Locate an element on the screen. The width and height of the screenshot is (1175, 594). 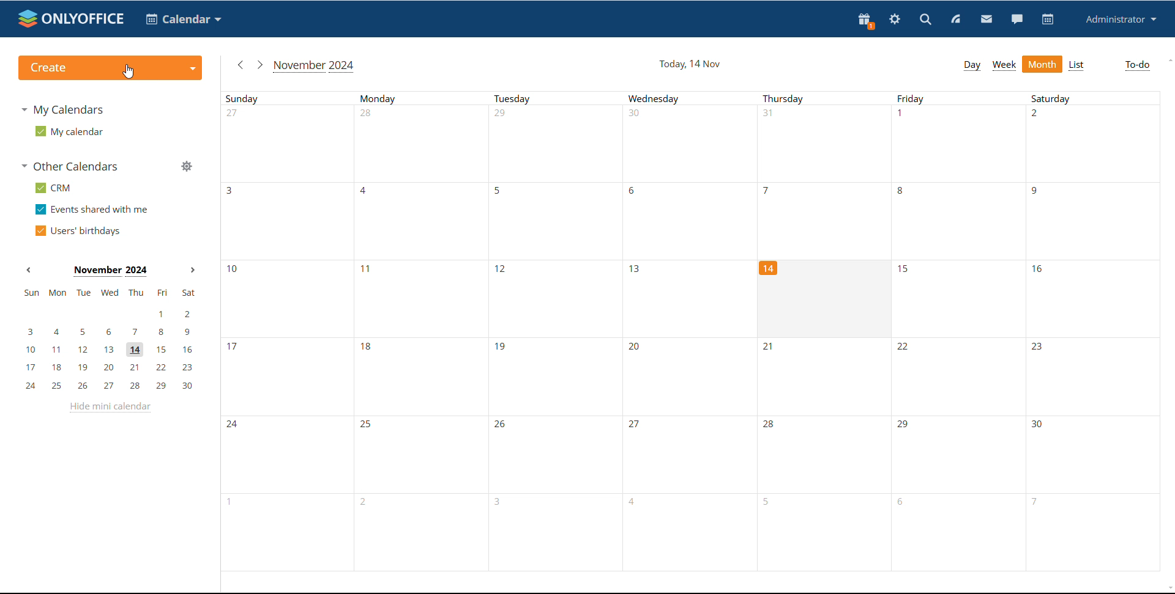
mail is located at coordinates (987, 20).